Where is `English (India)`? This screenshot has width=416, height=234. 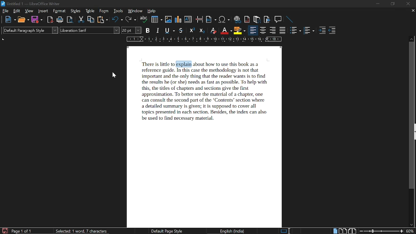 English (India) is located at coordinates (233, 231).